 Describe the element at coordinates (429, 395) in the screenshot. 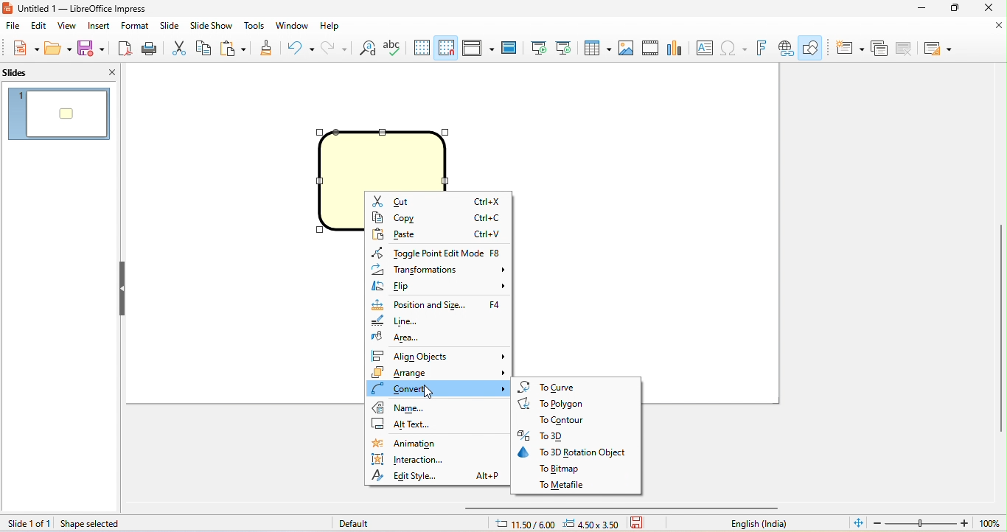

I see `cursor movement` at that location.